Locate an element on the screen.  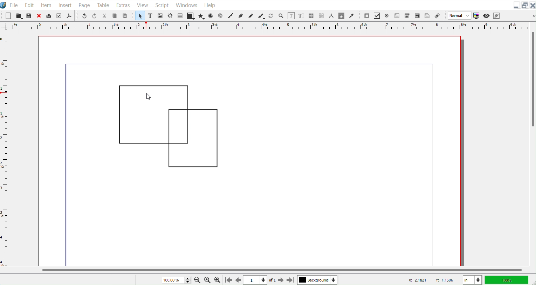
Select current layer is located at coordinates (317, 280).